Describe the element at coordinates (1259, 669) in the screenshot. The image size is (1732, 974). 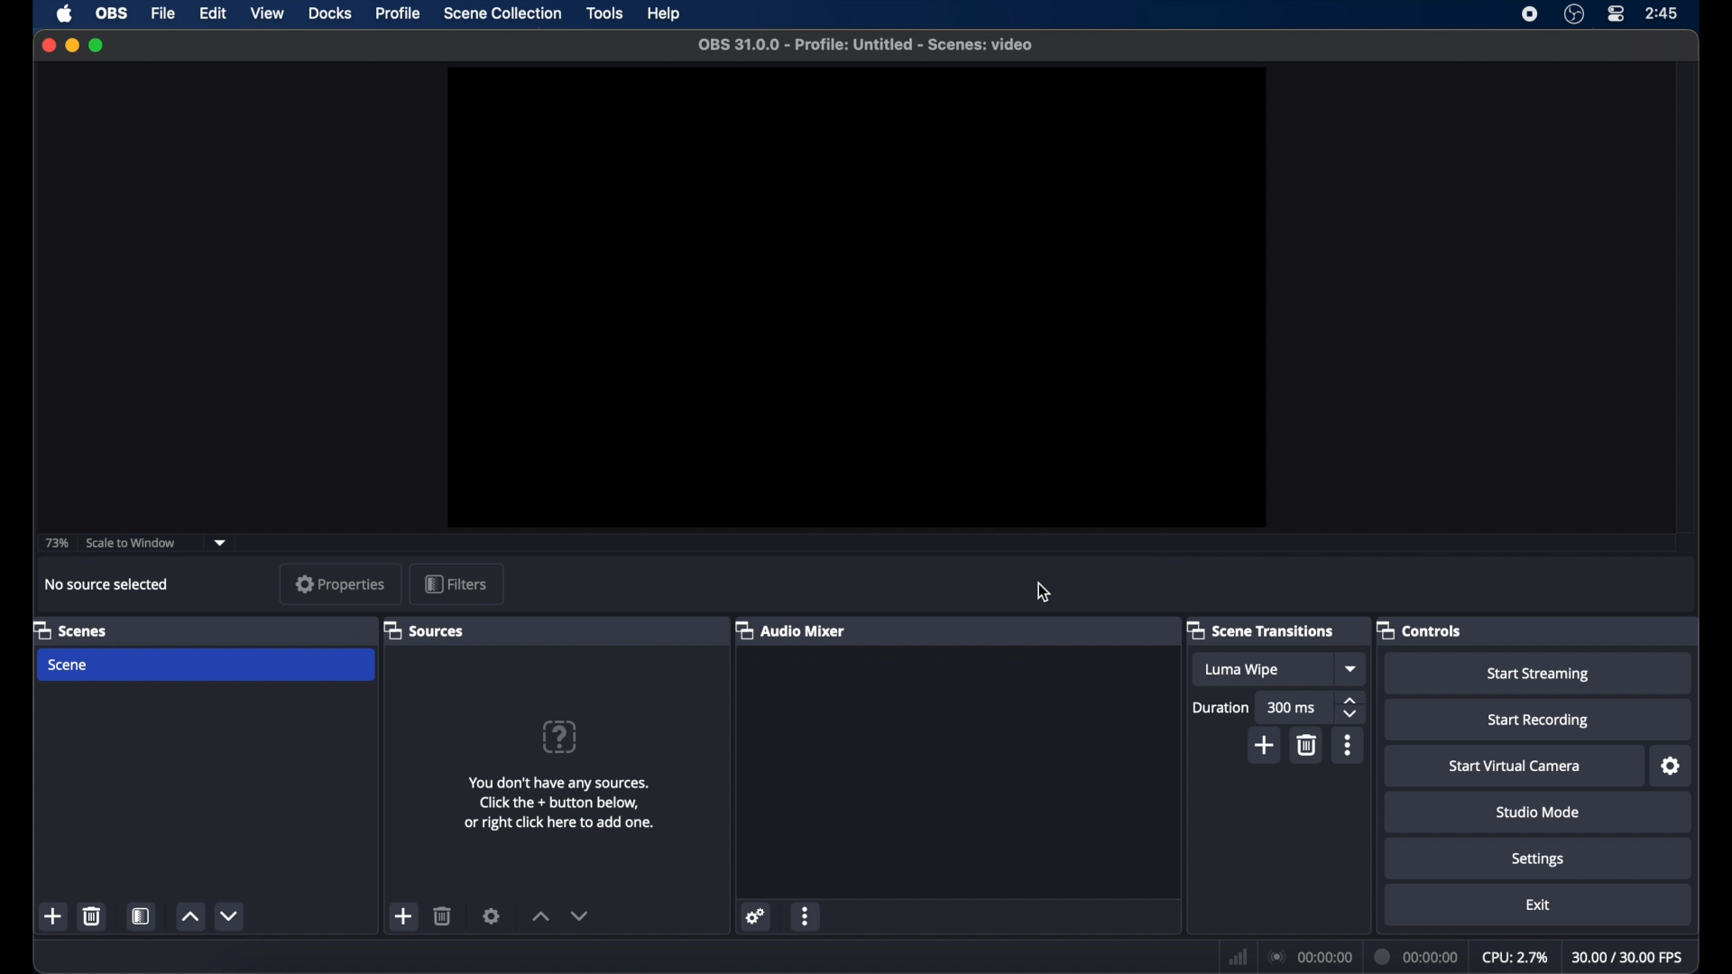
I see `luma wipe` at that location.